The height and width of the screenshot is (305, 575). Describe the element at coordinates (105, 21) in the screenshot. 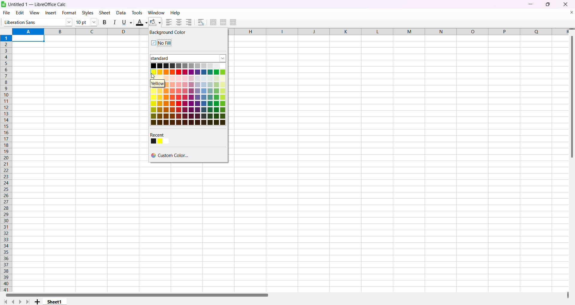

I see `bold` at that location.